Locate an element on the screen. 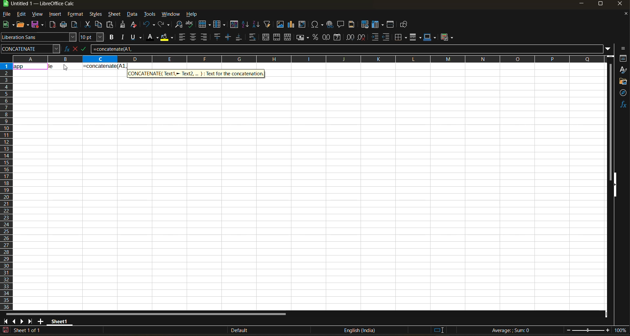  =concatenate(A1, is located at coordinates (347, 49).